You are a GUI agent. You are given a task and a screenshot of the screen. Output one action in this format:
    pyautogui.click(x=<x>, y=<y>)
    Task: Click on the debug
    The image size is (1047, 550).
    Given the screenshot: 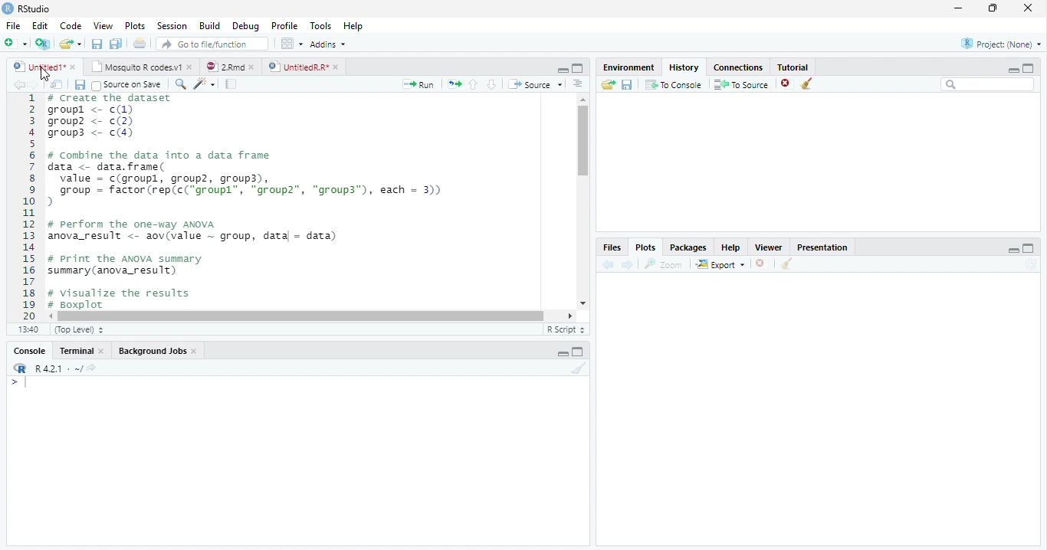 What is the action you would take?
    pyautogui.click(x=248, y=27)
    